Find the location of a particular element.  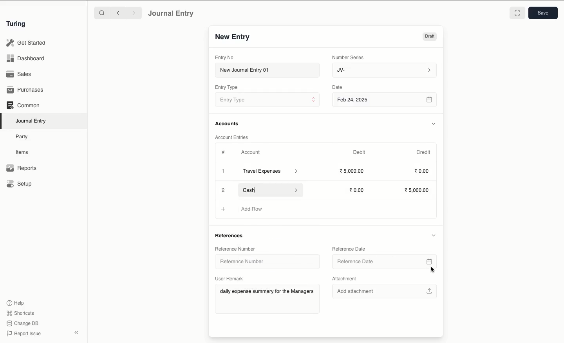

New Entry is located at coordinates (233, 37).